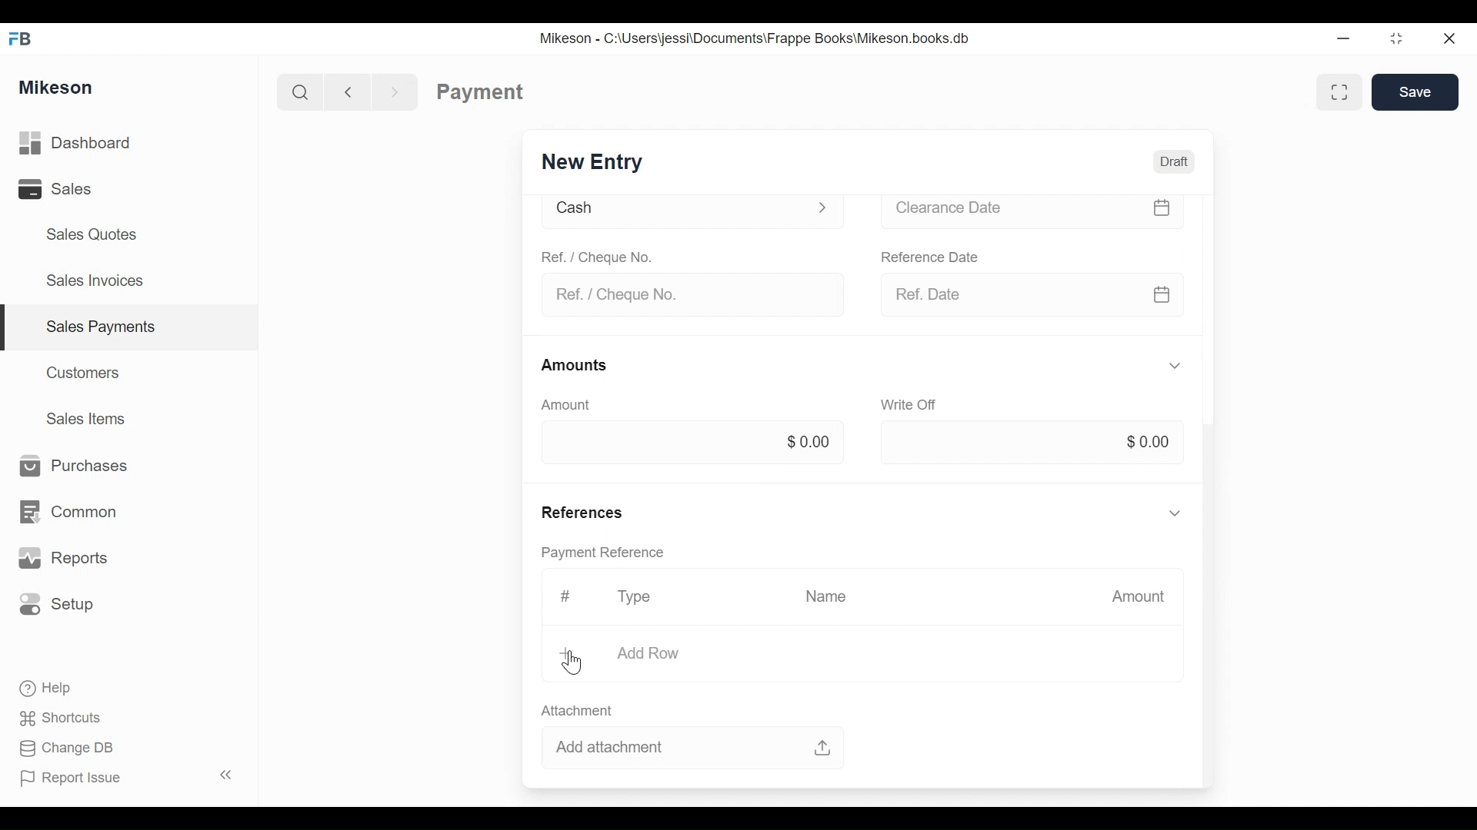 Image resolution: width=1477 pixels, height=830 pixels. Describe the element at coordinates (592, 160) in the screenshot. I see `New Entry` at that location.